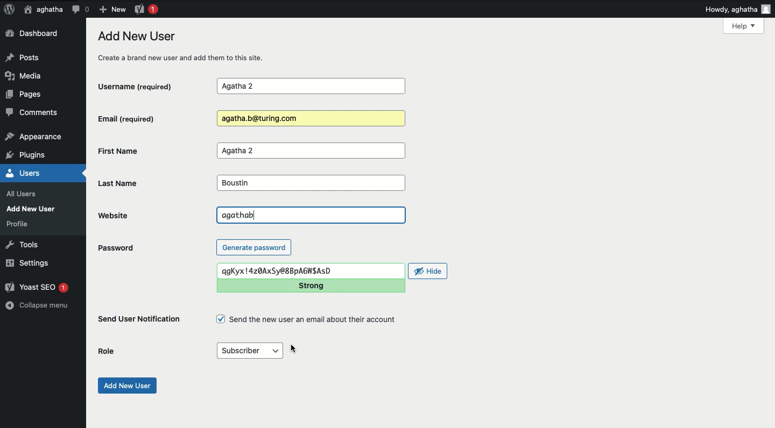 Image resolution: width=775 pixels, height=428 pixels. I want to click on Role, so click(107, 352).